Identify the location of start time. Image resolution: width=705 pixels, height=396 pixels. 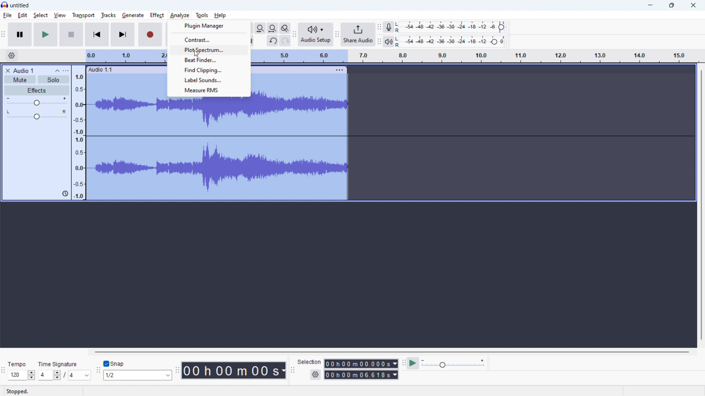
(361, 364).